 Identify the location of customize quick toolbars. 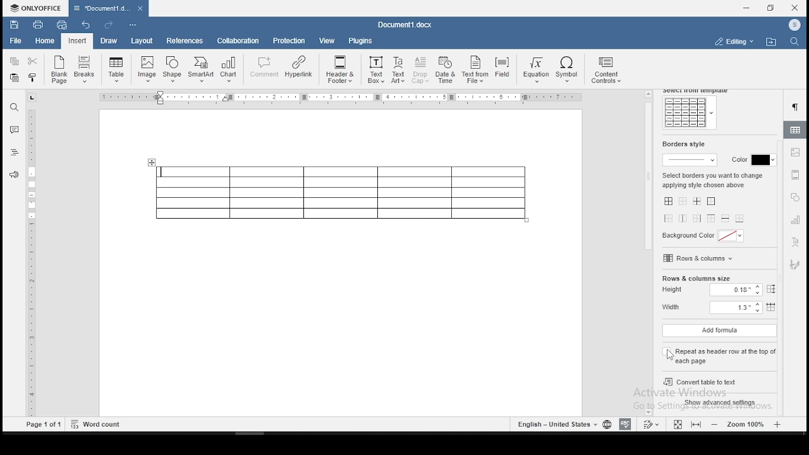
(133, 26).